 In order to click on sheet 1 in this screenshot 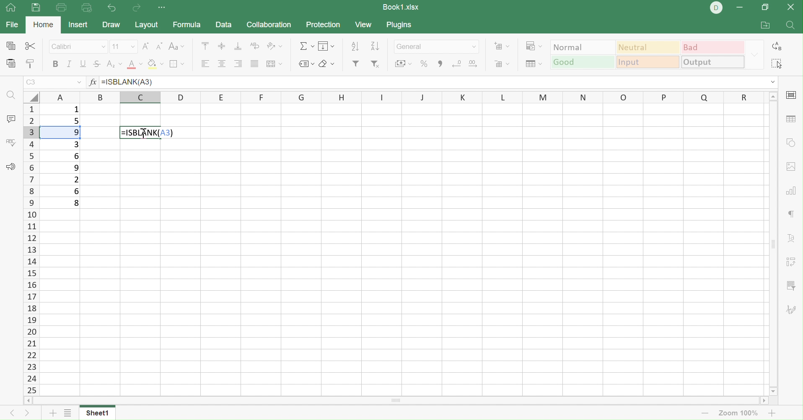, I will do `click(105, 412)`.